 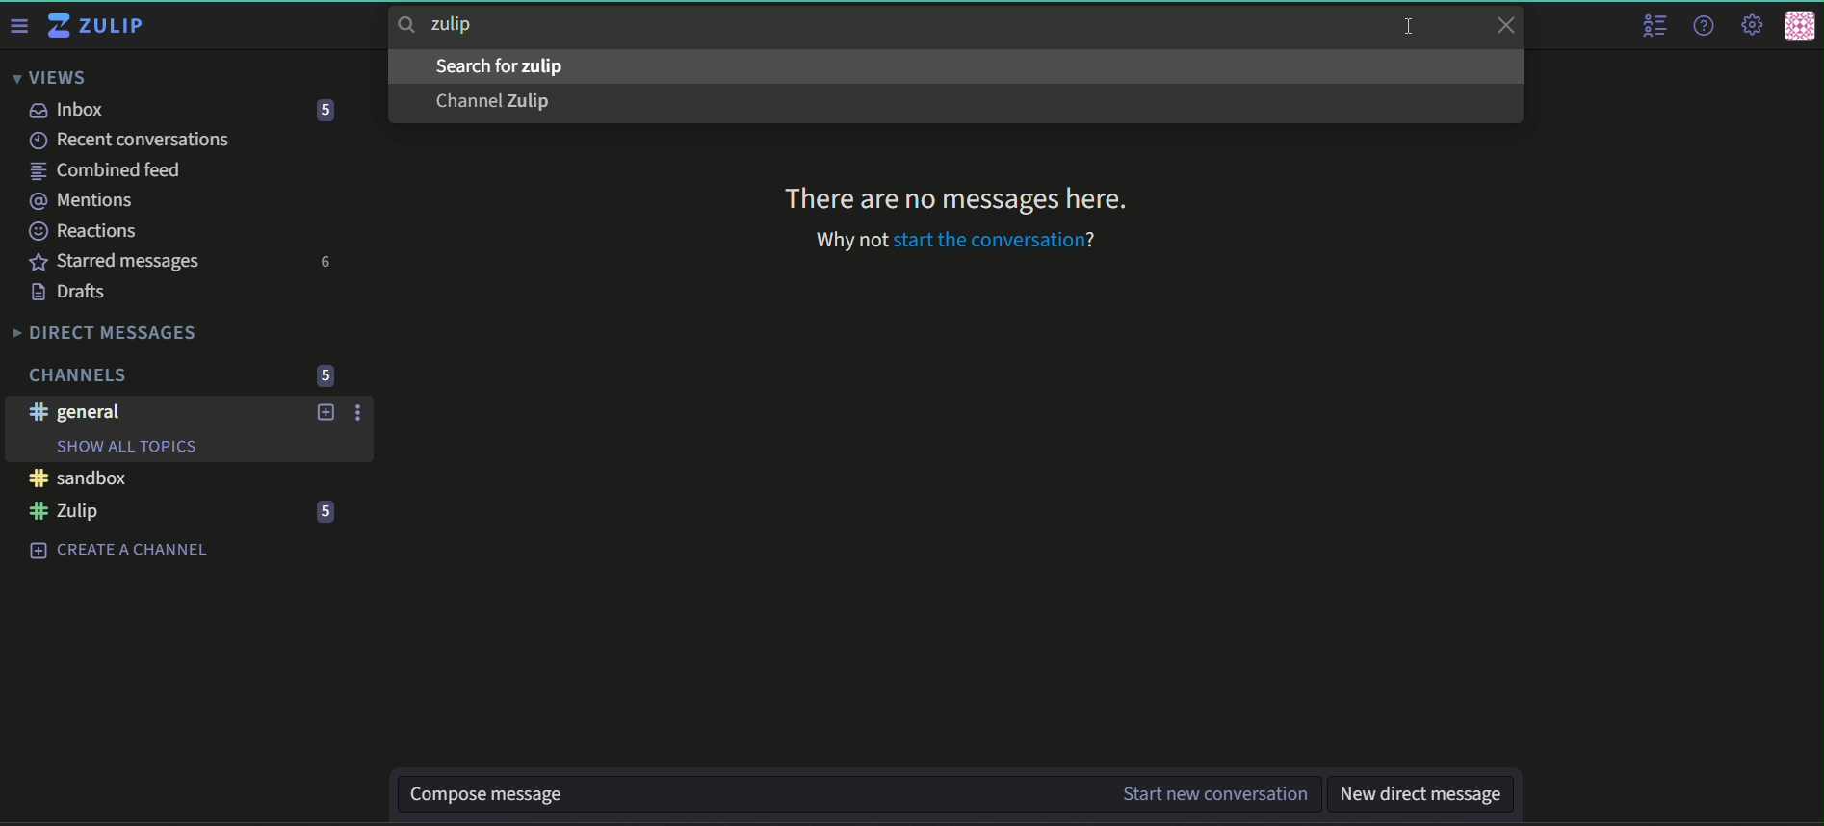 What do you see at coordinates (130, 446) in the screenshot?
I see `Show all topics` at bounding box center [130, 446].